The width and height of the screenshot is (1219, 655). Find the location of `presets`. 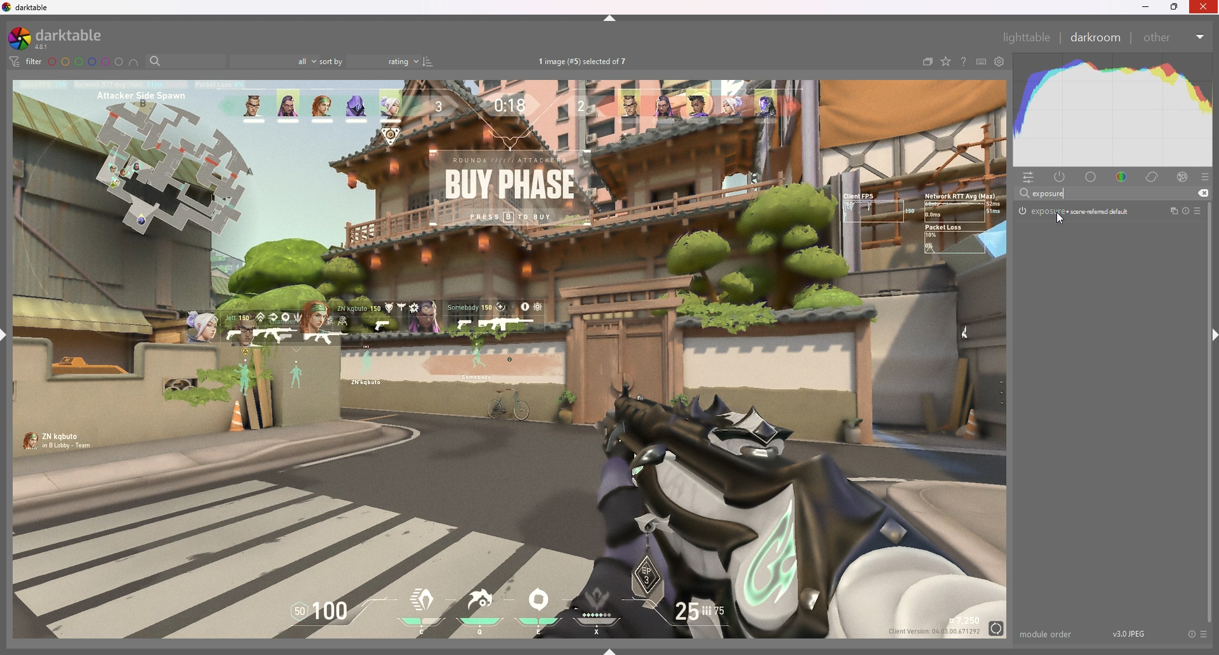

presets is located at coordinates (1204, 178).